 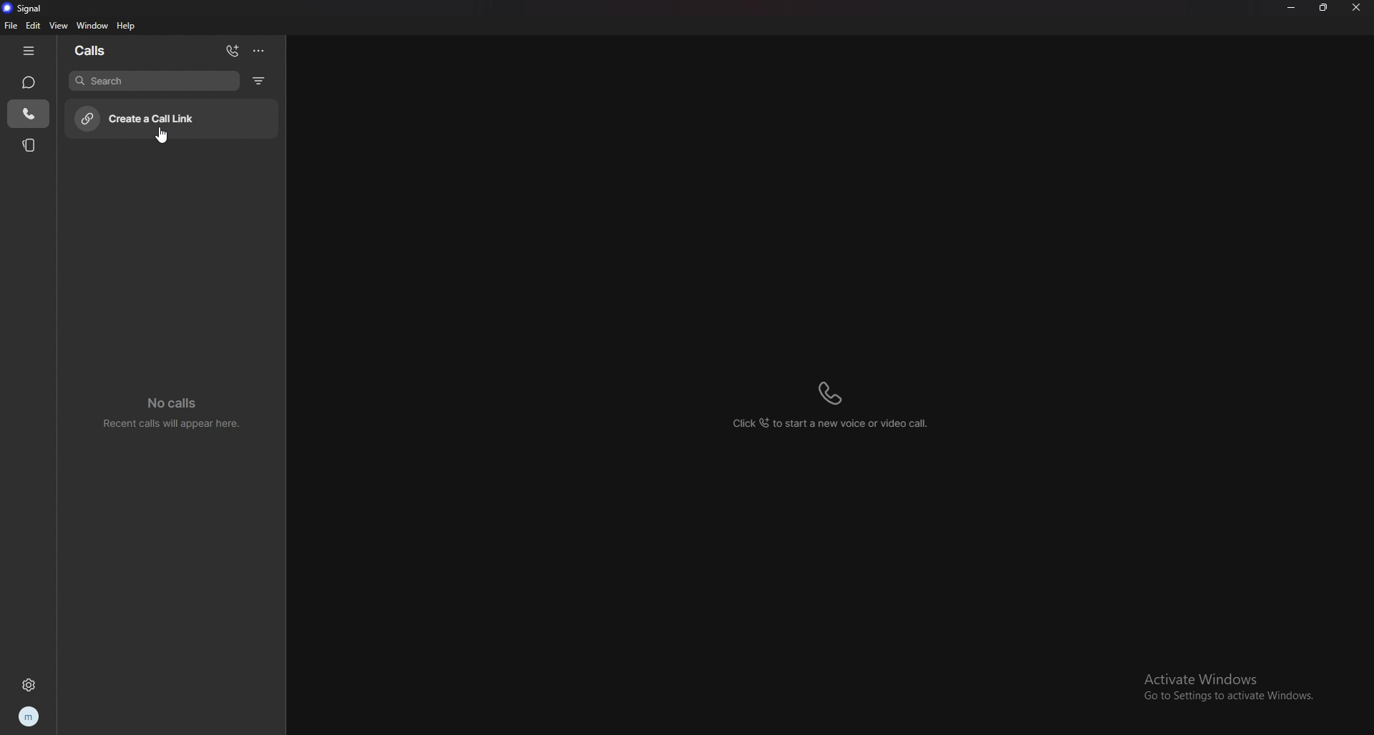 What do you see at coordinates (28, 717) in the screenshot?
I see `profile` at bounding box center [28, 717].